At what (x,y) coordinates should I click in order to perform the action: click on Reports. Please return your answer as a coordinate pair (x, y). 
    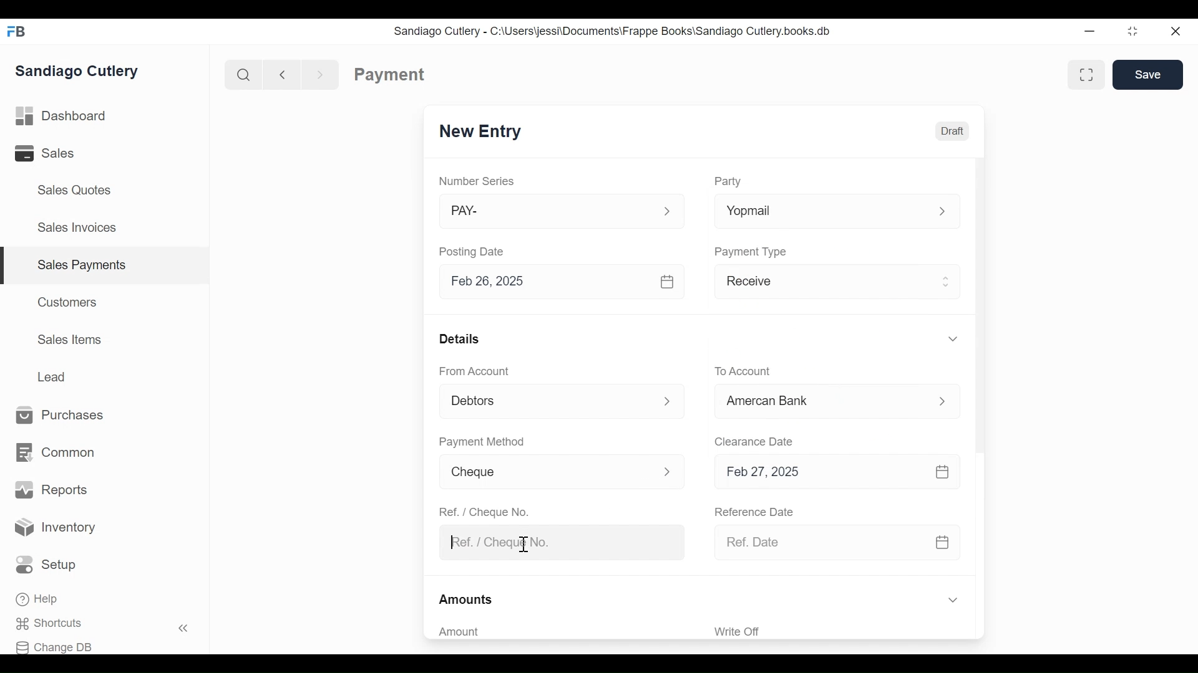
    Looking at the image, I should click on (51, 490).